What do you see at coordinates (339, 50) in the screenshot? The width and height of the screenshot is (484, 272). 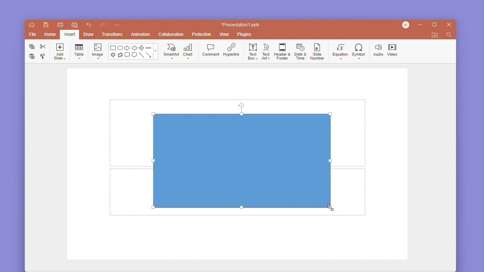 I see `equation` at bounding box center [339, 50].